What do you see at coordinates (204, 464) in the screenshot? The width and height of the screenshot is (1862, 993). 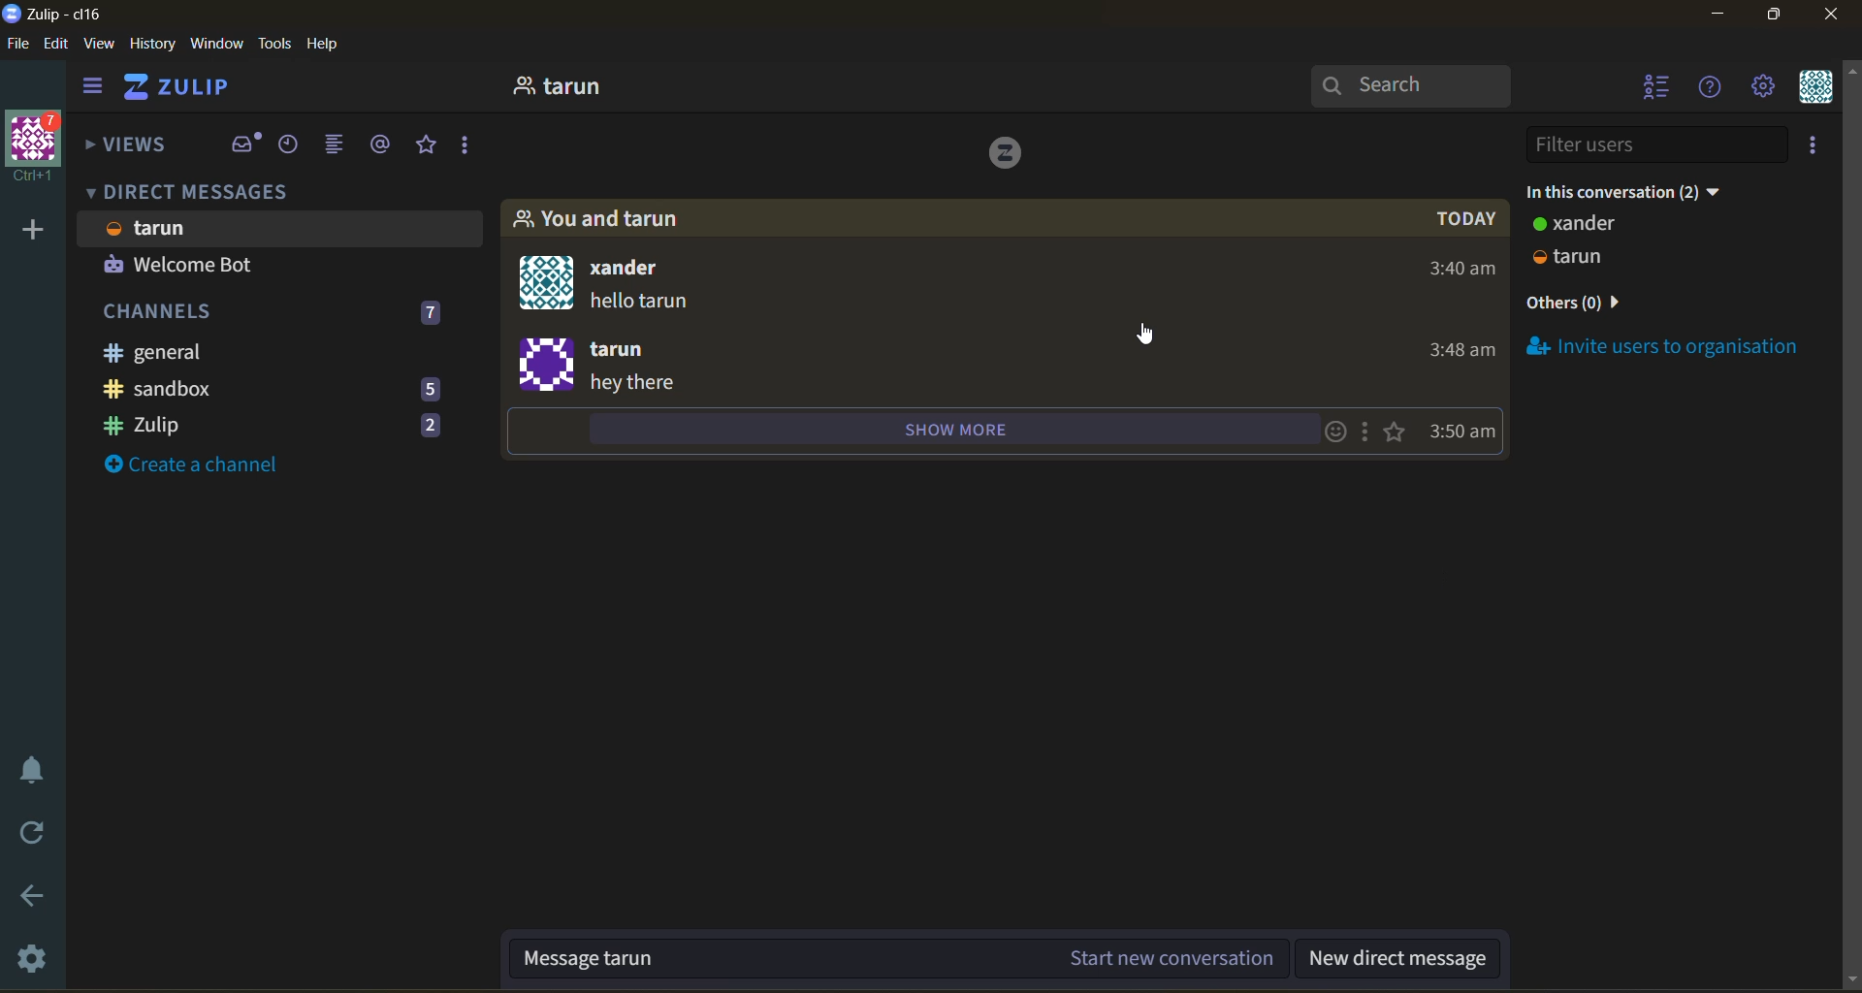 I see `create a channel` at bounding box center [204, 464].